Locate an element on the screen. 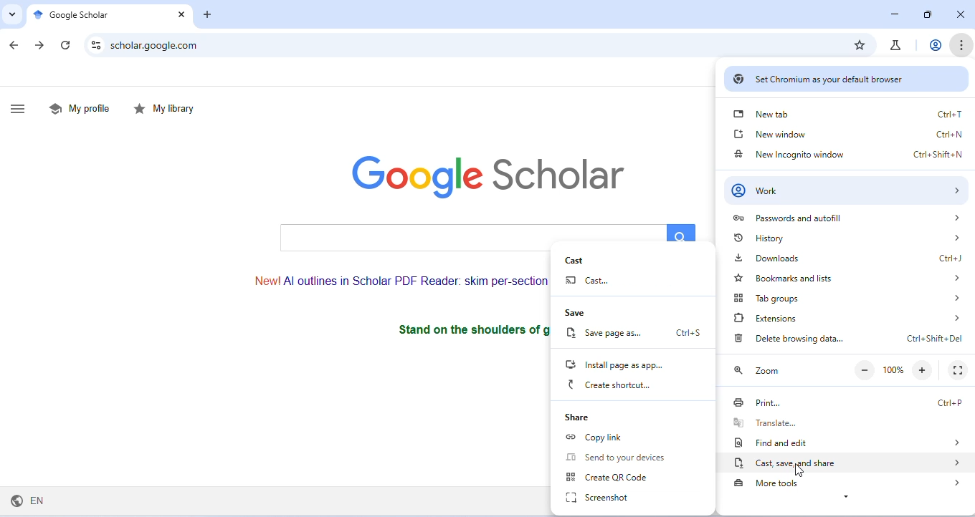  cursor movement is located at coordinates (801, 469).